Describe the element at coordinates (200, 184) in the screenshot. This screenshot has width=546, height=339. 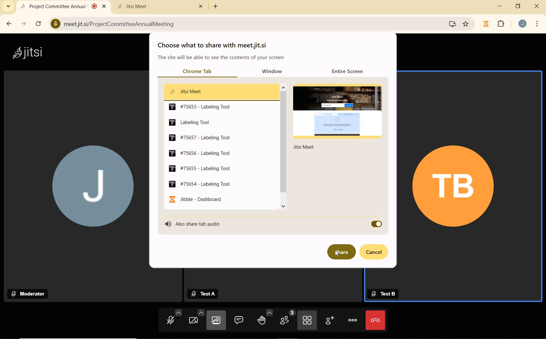
I see `#75654 - Labeling Tool` at that location.